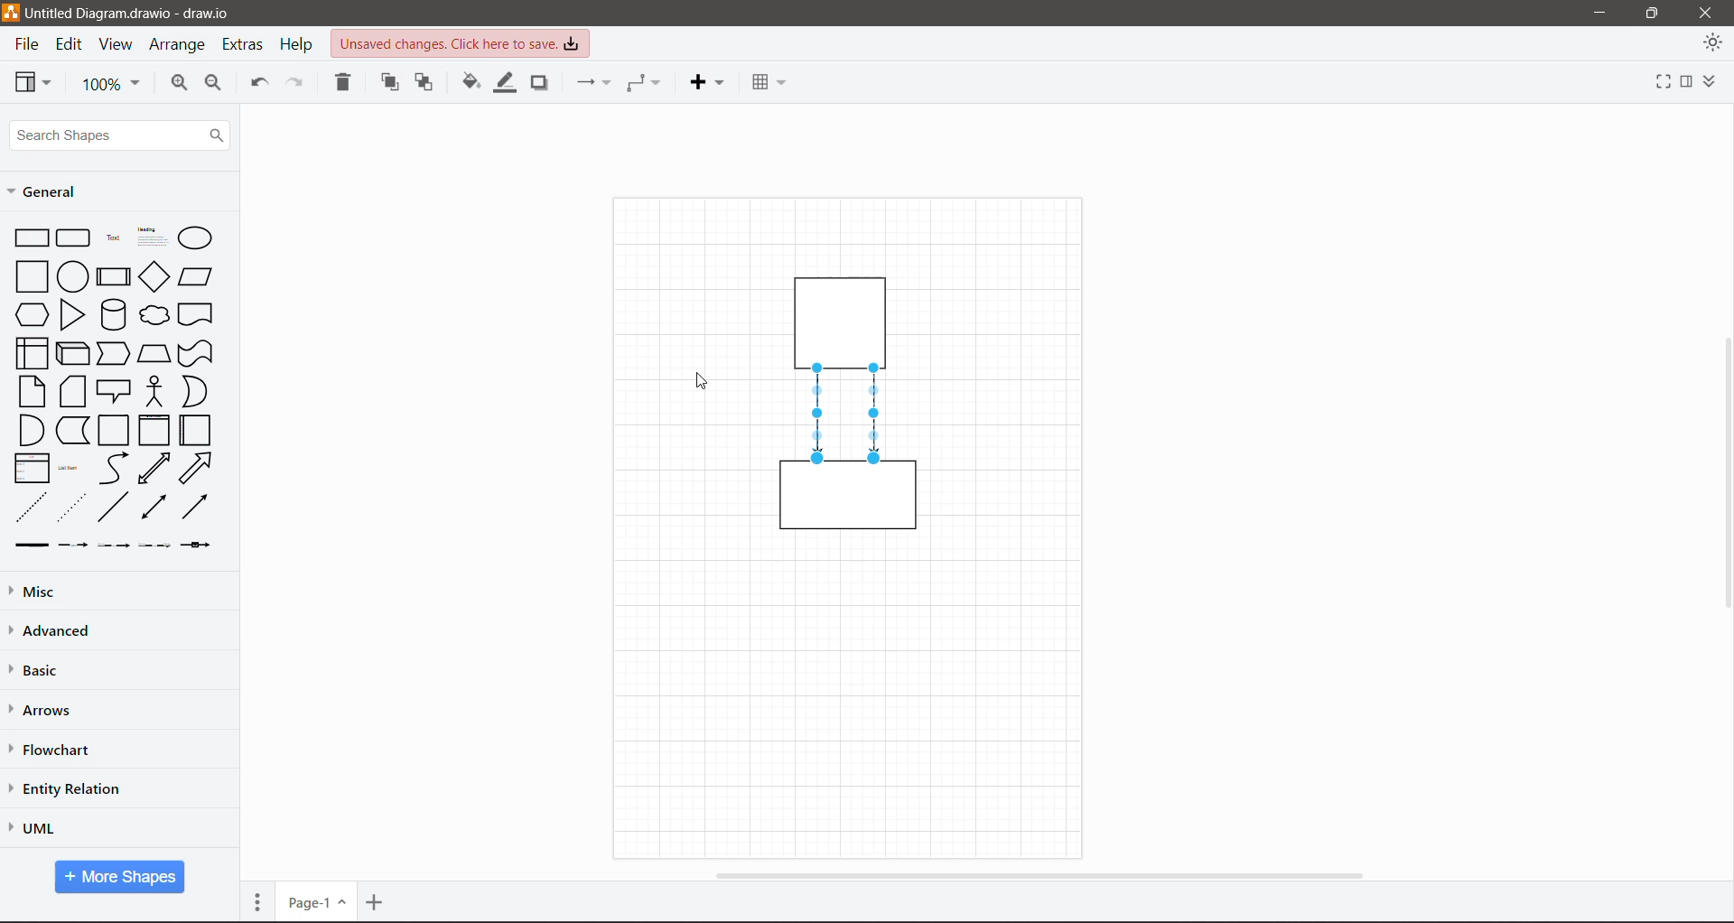 The image size is (1734, 923). What do you see at coordinates (137, 14) in the screenshot?
I see `Untitled Diagram.drawio - draw.io` at bounding box center [137, 14].